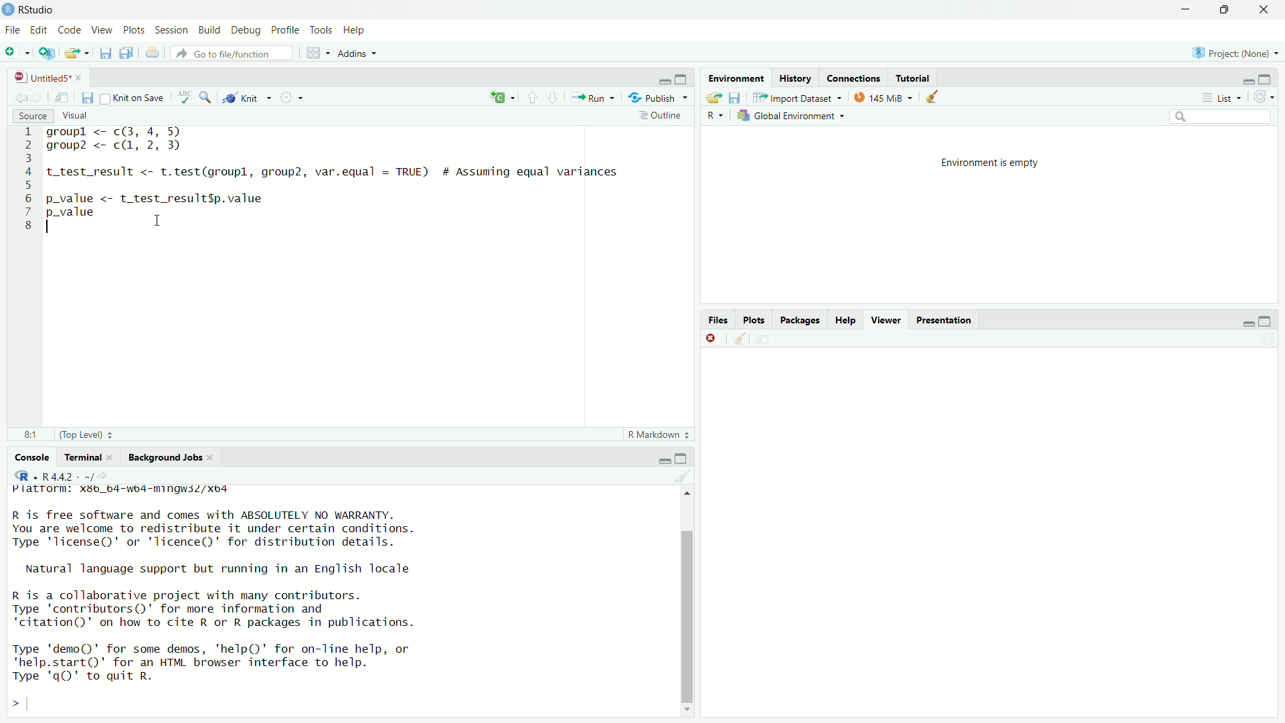 The width and height of the screenshot is (1285, 723). What do you see at coordinates (48, 76) in the screenshot?
I see ` Untitled` at bounding box center [48, 76].